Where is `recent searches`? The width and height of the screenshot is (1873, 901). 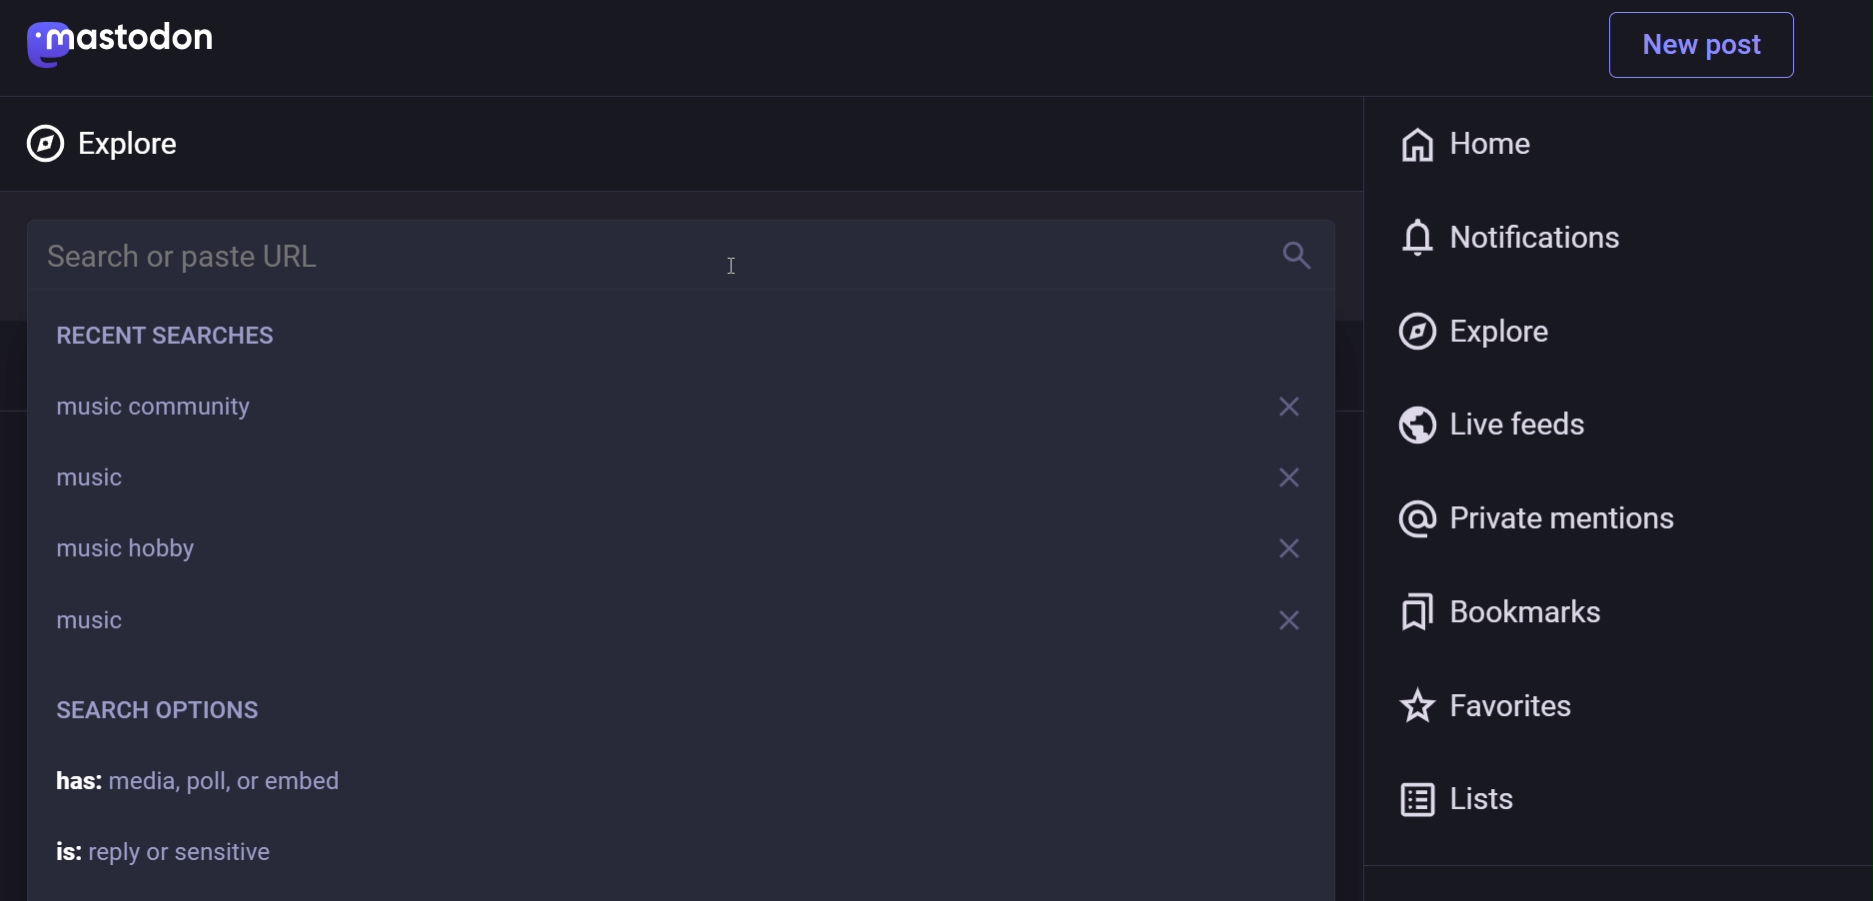 recent searches is located at coordinates (188, 337).